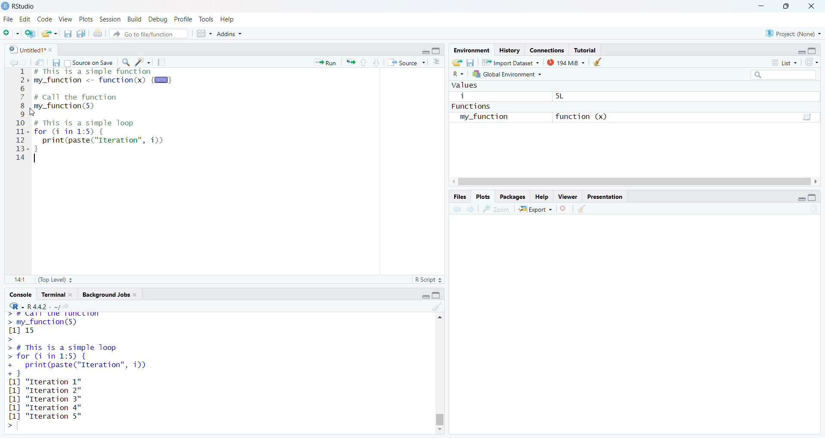 The height and width of the screenshot is (438, 825). Describe the element at coordinates (424, 51) in the screenshot. I see `minimize` at that location.